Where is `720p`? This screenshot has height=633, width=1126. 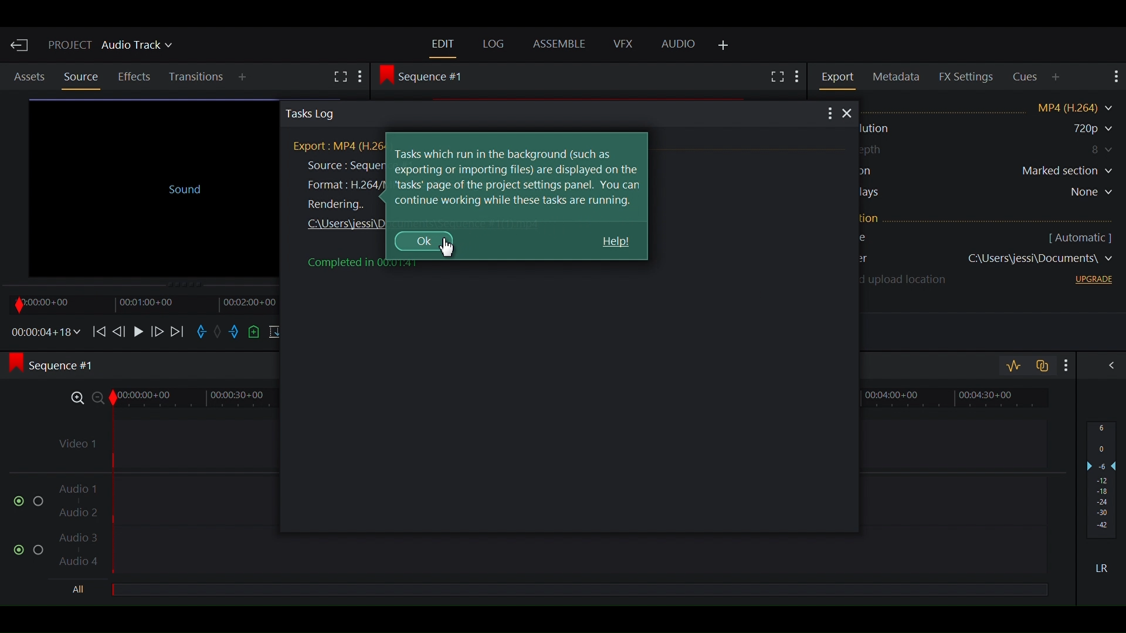
720p is located at coordinates (1078, 129).